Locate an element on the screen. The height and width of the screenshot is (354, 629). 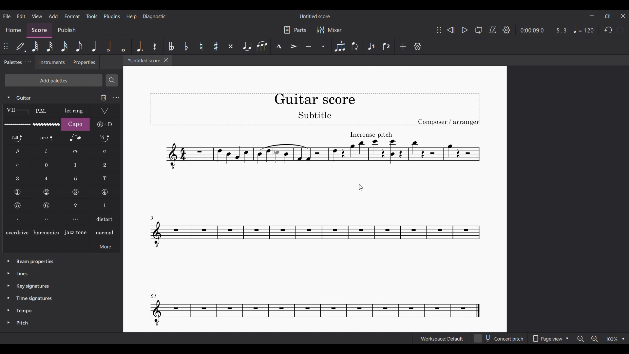
Properties tab is located at coordinates (84, 62).